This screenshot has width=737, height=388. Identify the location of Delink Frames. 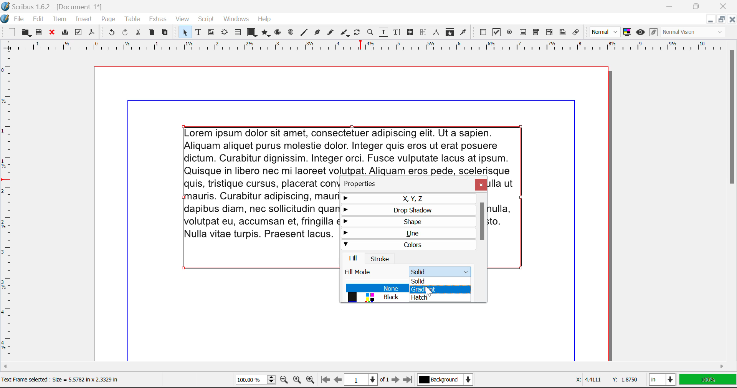
(424, 32).